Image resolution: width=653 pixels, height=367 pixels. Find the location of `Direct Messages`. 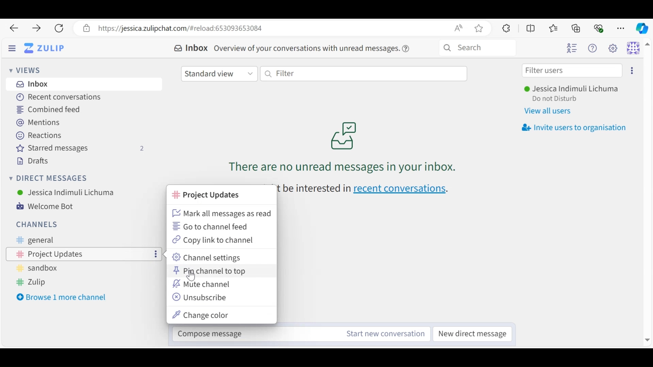

Direct Messages is located at coordinates (50, 178).